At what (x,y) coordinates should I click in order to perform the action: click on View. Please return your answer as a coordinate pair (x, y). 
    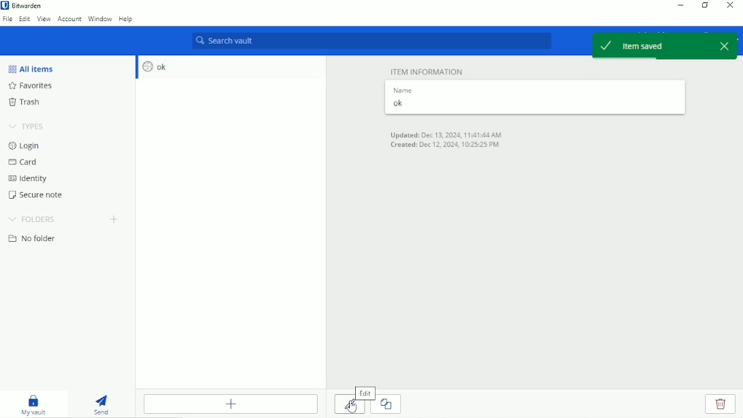
    Looking at the image, I should click on (44, 20).